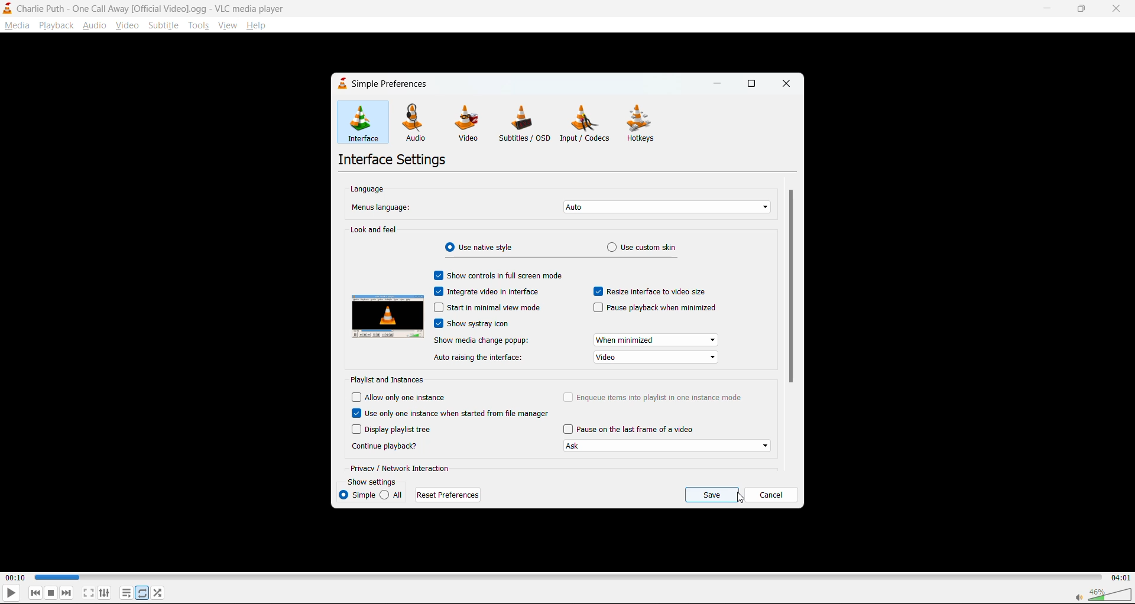 This screenshot has width=1135, height=604. I want to click on look and feel, so click(374, 229).